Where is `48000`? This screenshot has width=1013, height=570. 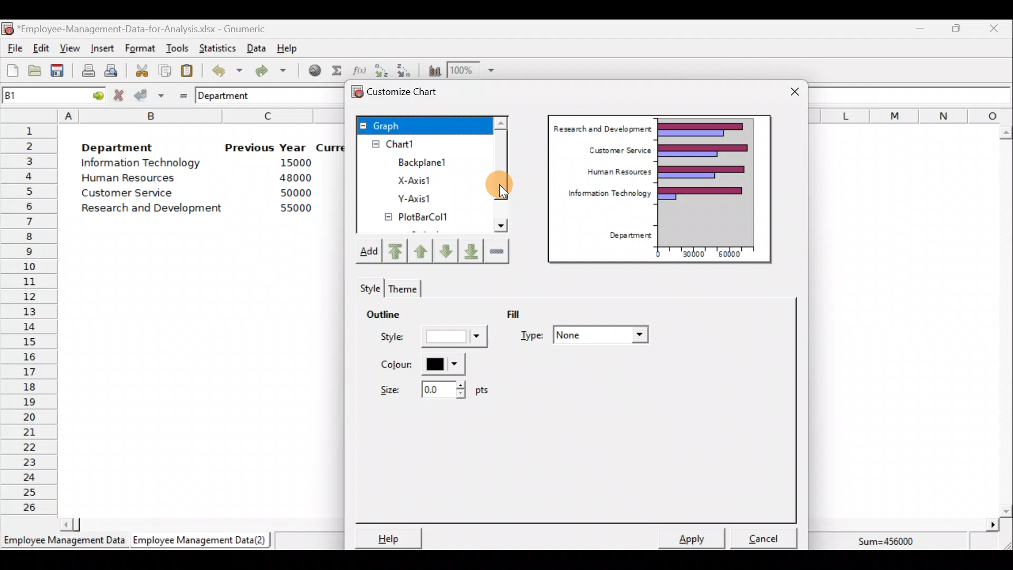
48000 is located at coordinates (295, 178).